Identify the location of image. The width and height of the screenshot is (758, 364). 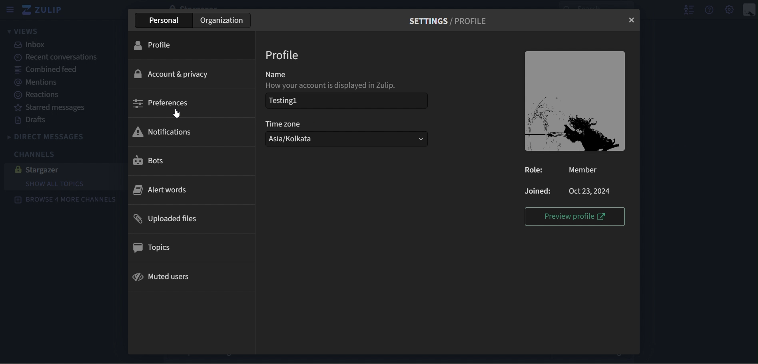
(574, 101).